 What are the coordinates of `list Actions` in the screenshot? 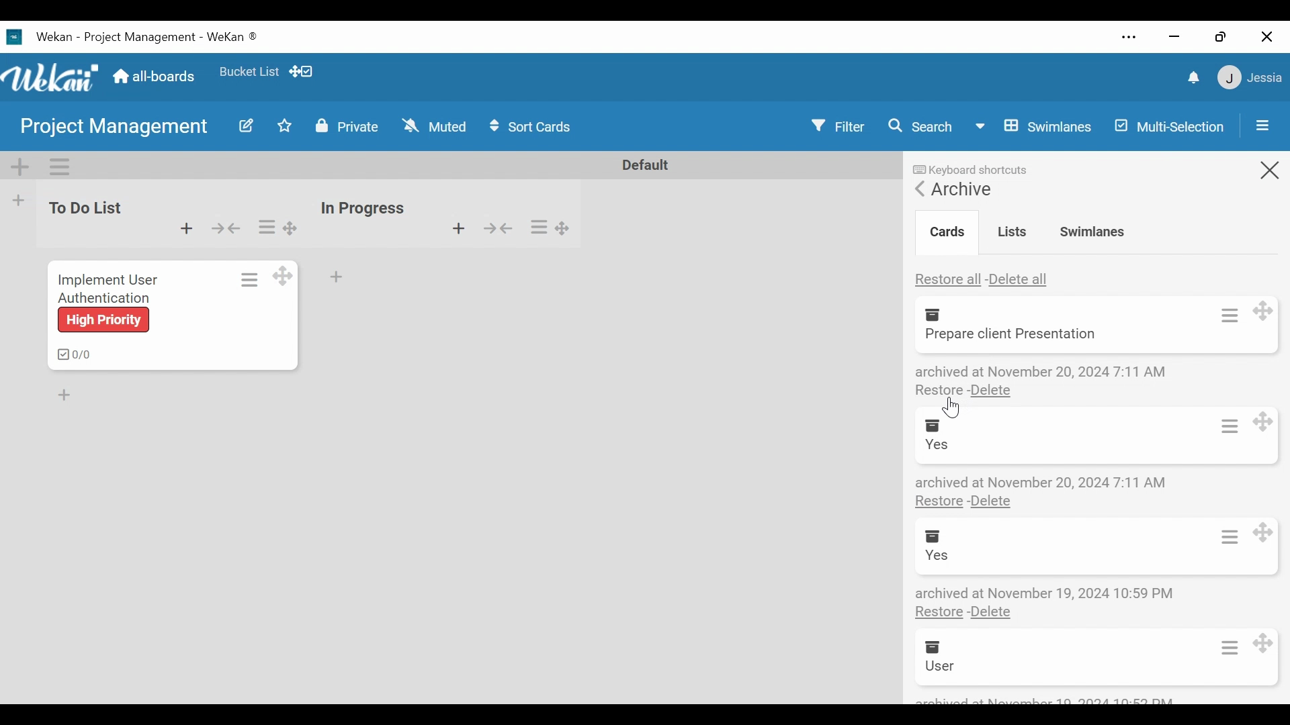 It's located at (266, 228).